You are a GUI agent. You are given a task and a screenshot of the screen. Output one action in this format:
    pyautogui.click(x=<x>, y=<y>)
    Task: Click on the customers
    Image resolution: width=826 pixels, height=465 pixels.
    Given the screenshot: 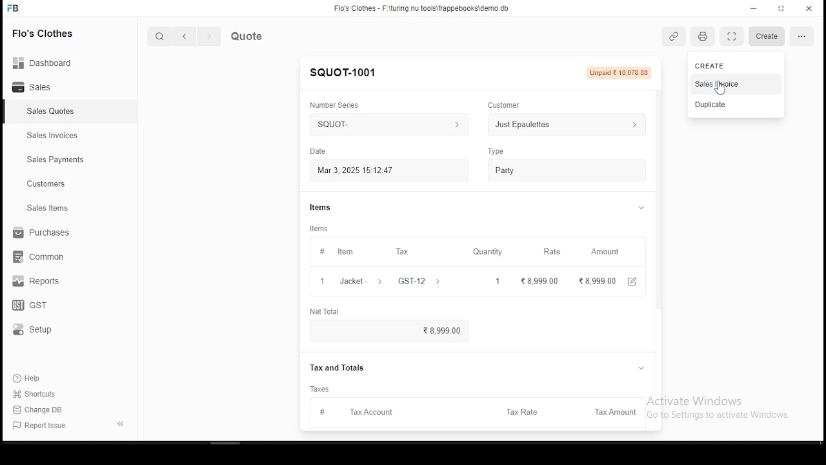 What is the action you would take?
    pyautogui.click(x=48, y=184)
    